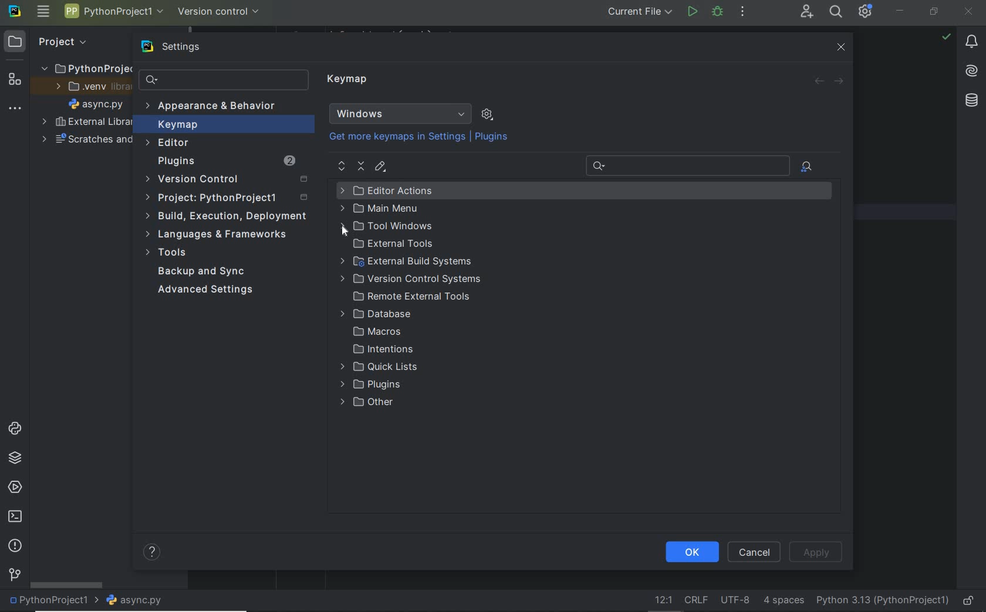 Image resolution: width=986 pixels, height=612 pixels. Describe the element at coordinates (84, 123) in the screenshot. I see `External Libraries` at that location.